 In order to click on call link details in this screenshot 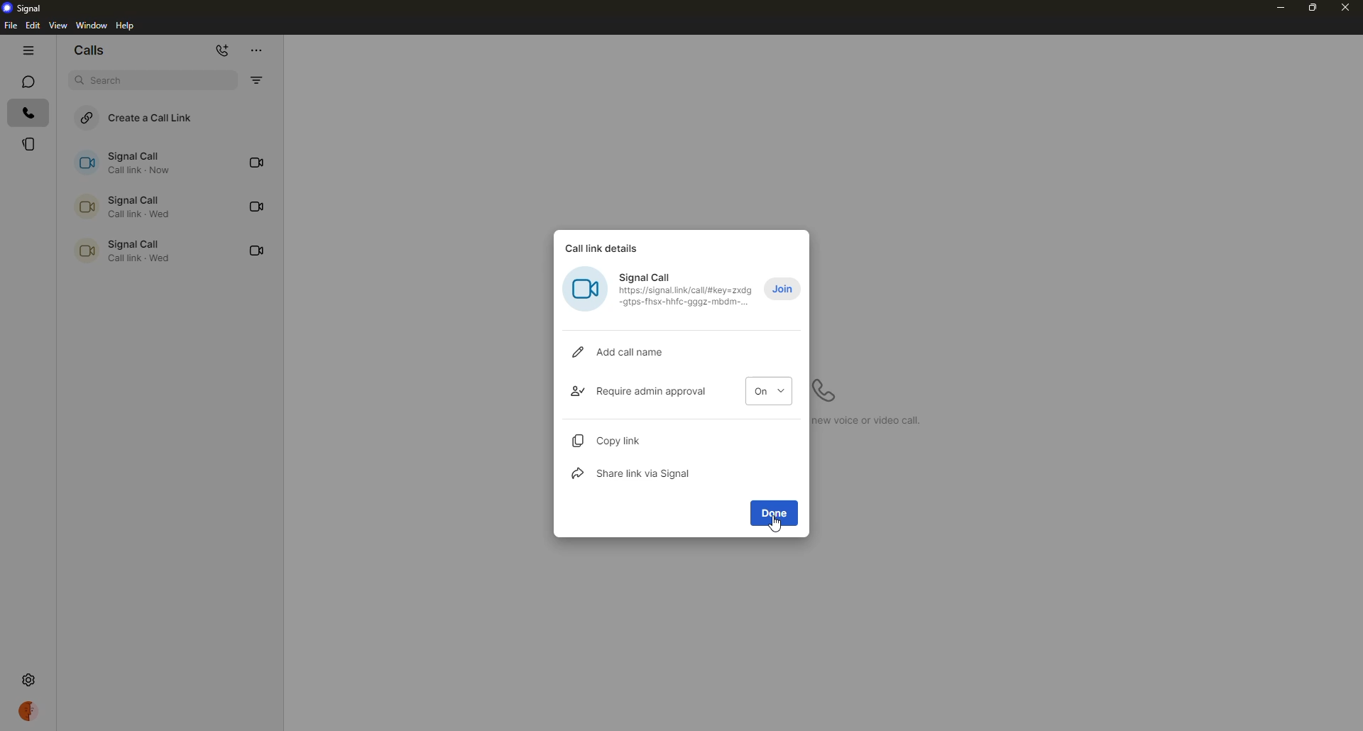, I will do `click(602, 248)`.